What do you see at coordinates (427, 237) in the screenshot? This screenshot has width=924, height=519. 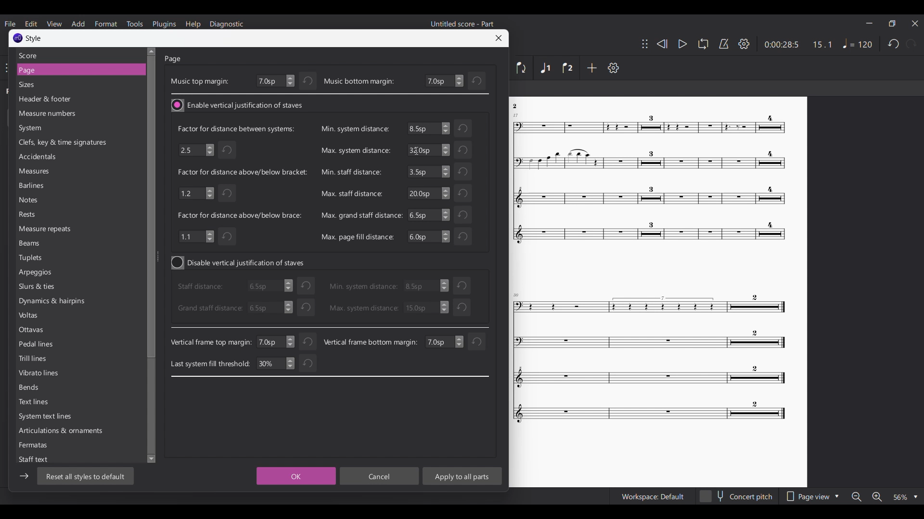 I see `6.5sp` at bounding box center [427, 237].